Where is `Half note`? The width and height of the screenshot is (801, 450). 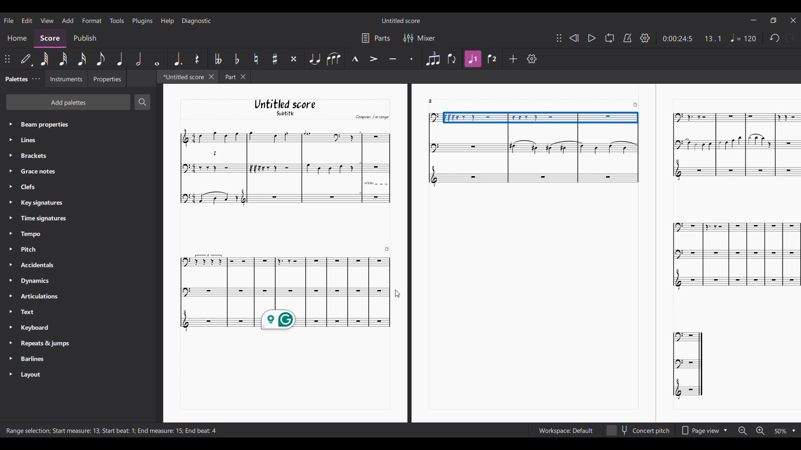 Half note is located at coordinates (139, 59).